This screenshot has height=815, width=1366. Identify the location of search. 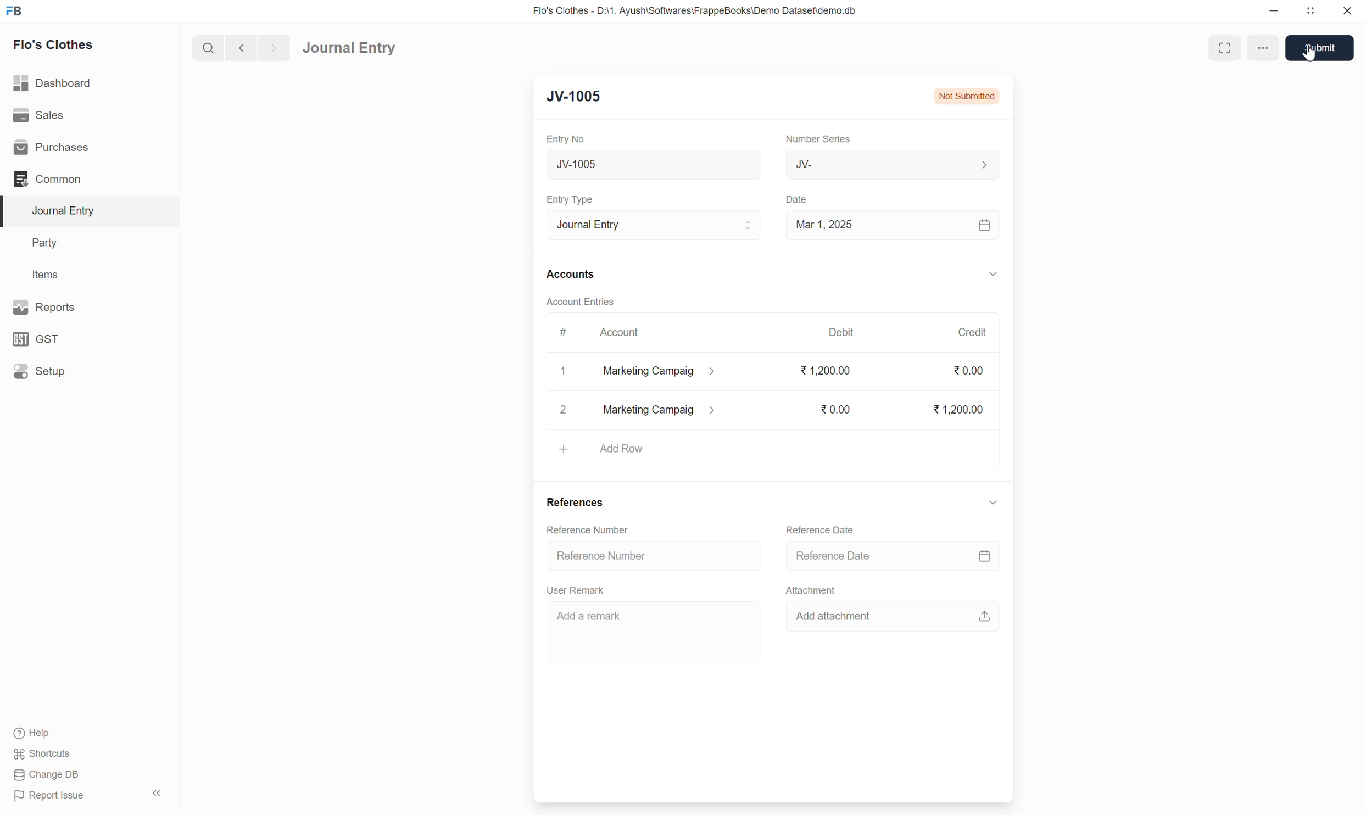
(207, 48).